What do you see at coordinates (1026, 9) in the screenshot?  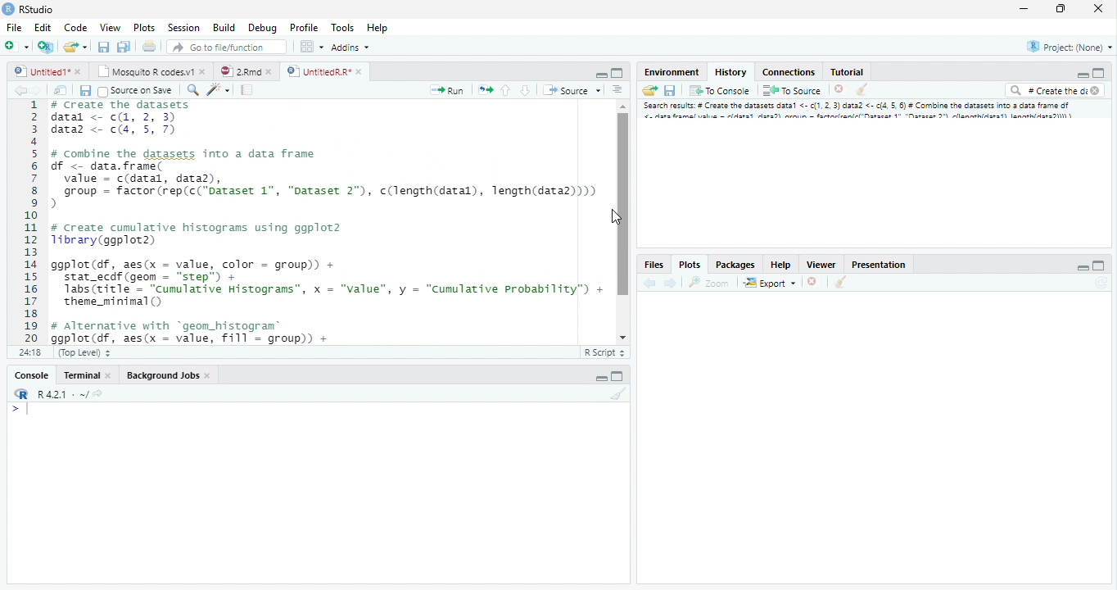 I see `Minimize` at bounding box center [1026, 9].